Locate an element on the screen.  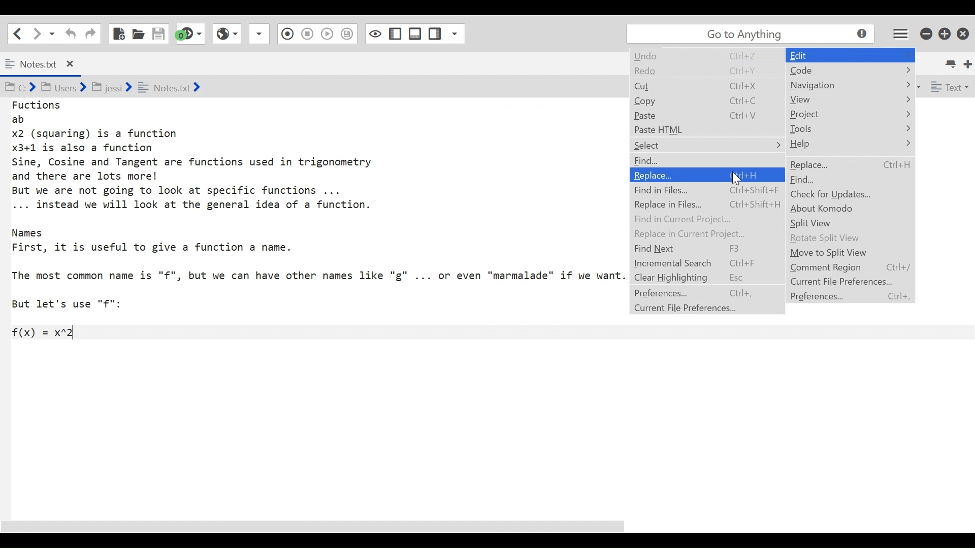
 is located at coordinates (90, 34).